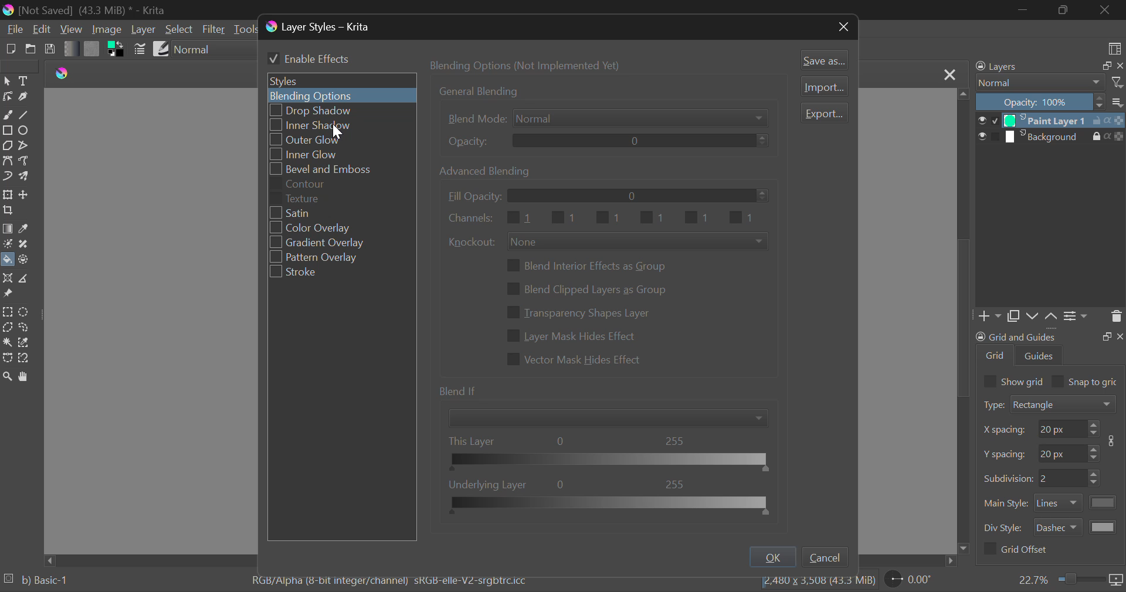  Describe the element at coordinates (1066, 10) in the screenshot. I see `Minimize` at that location.